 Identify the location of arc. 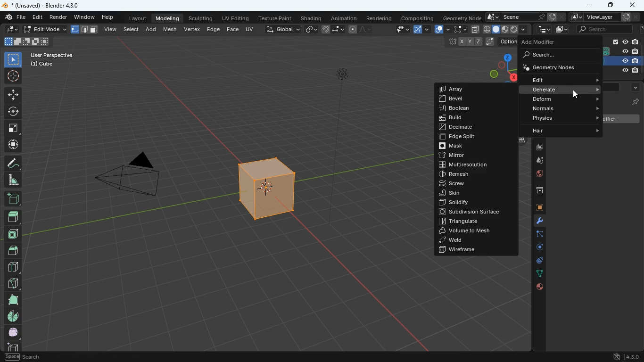
(421, 29).